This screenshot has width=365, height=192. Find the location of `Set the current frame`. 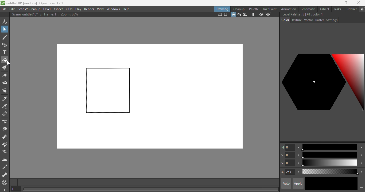

Set the current frame is located at coordinates (16, 189).